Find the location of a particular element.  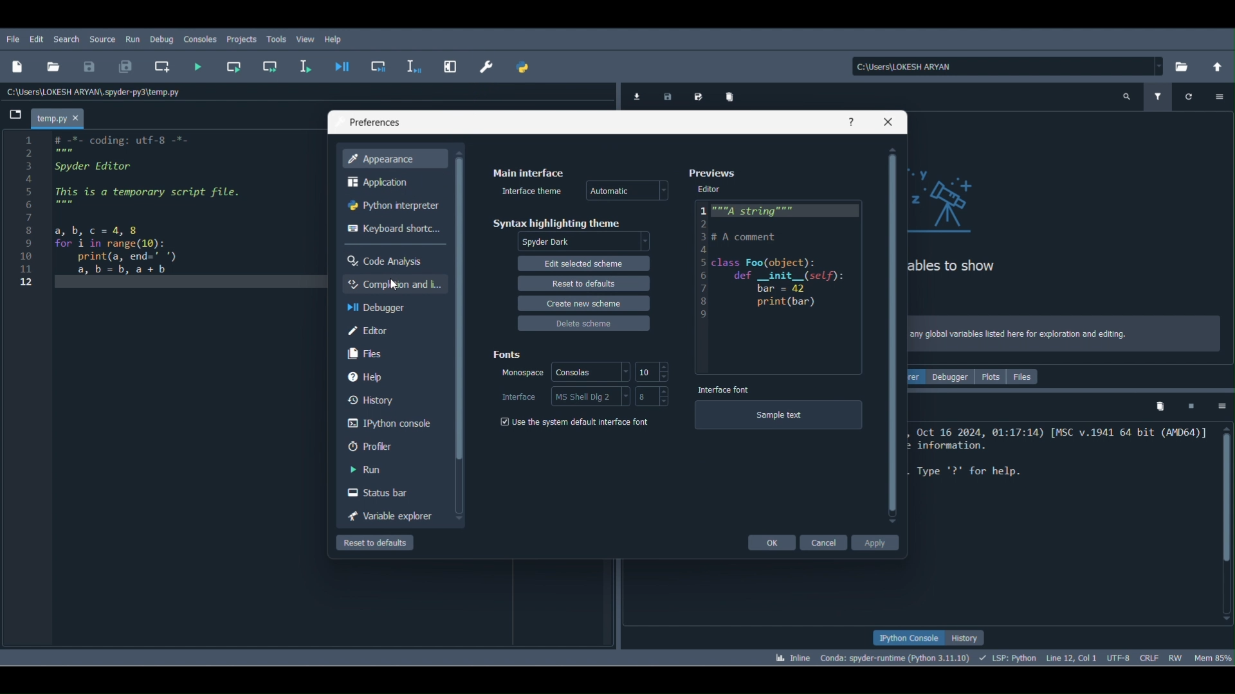

Search is located at coordinates (69, 39).